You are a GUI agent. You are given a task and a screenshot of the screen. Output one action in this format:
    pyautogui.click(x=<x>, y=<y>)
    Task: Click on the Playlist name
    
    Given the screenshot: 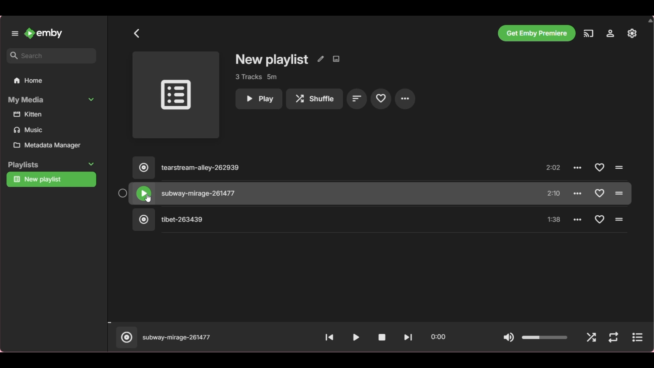 What is the action you would take?
    pyautogui.click(x=272, y=60)
    